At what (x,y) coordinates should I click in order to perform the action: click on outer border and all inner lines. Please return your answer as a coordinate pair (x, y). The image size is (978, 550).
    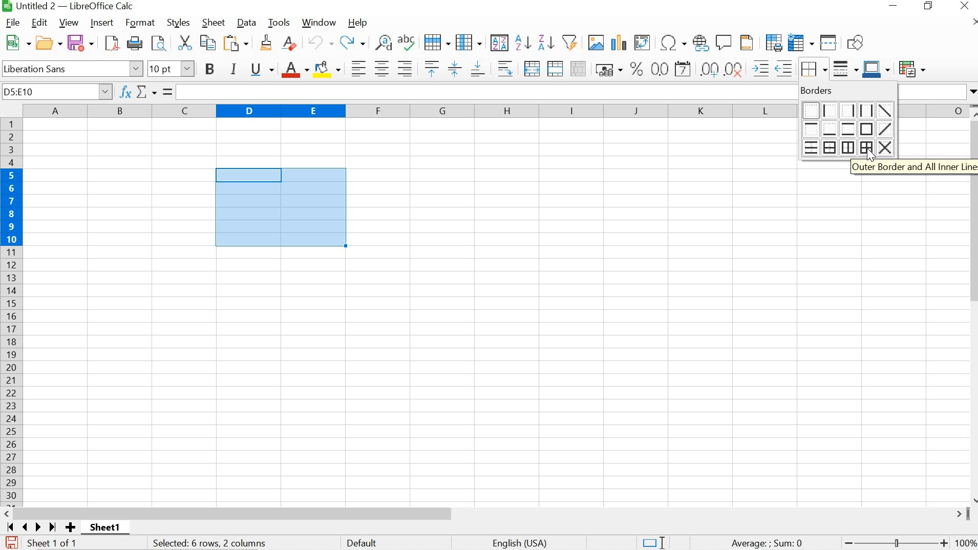
    Looking at the image, I should click on (865, 146).